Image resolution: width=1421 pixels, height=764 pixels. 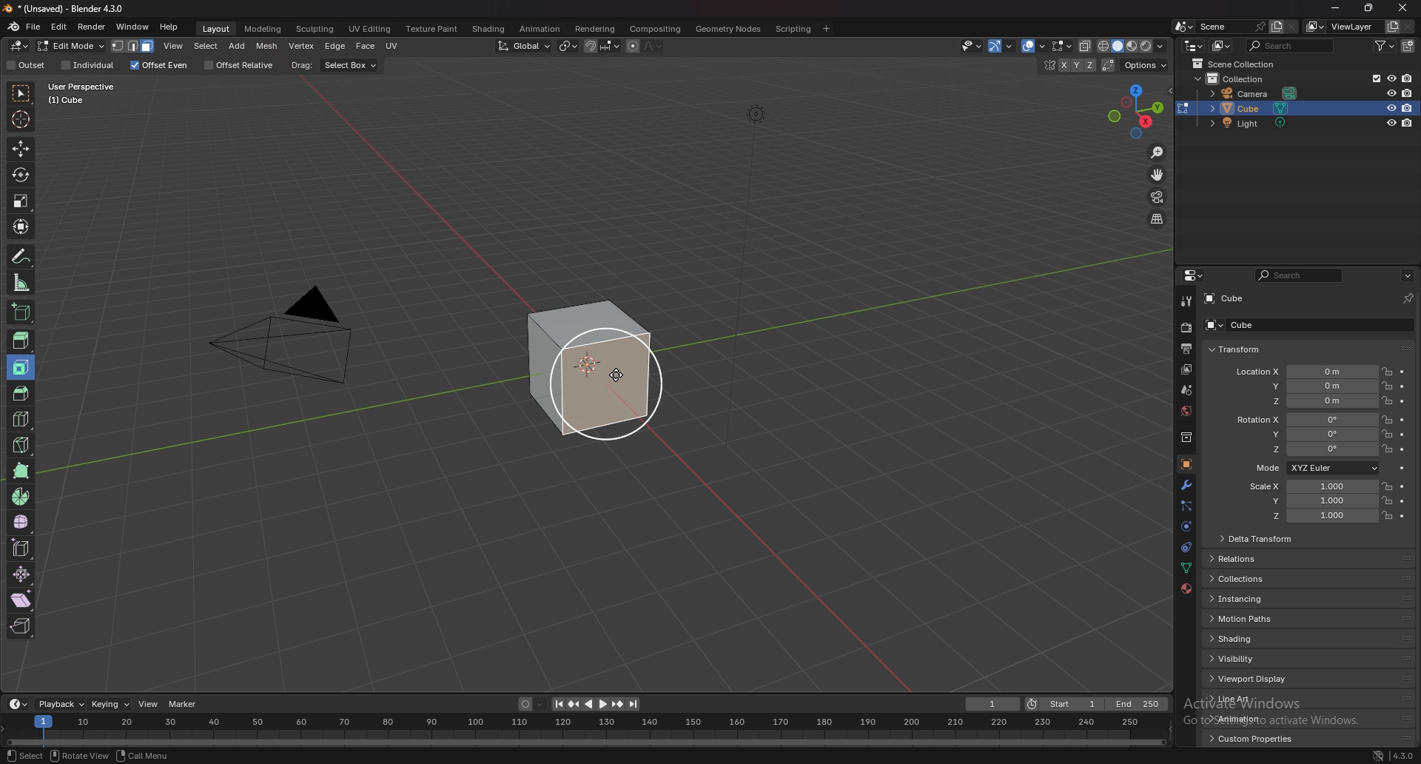 What do you see at coordinates (1386, 486) in the screenshot?
I see `lock` at bounding box center [1386, 486].